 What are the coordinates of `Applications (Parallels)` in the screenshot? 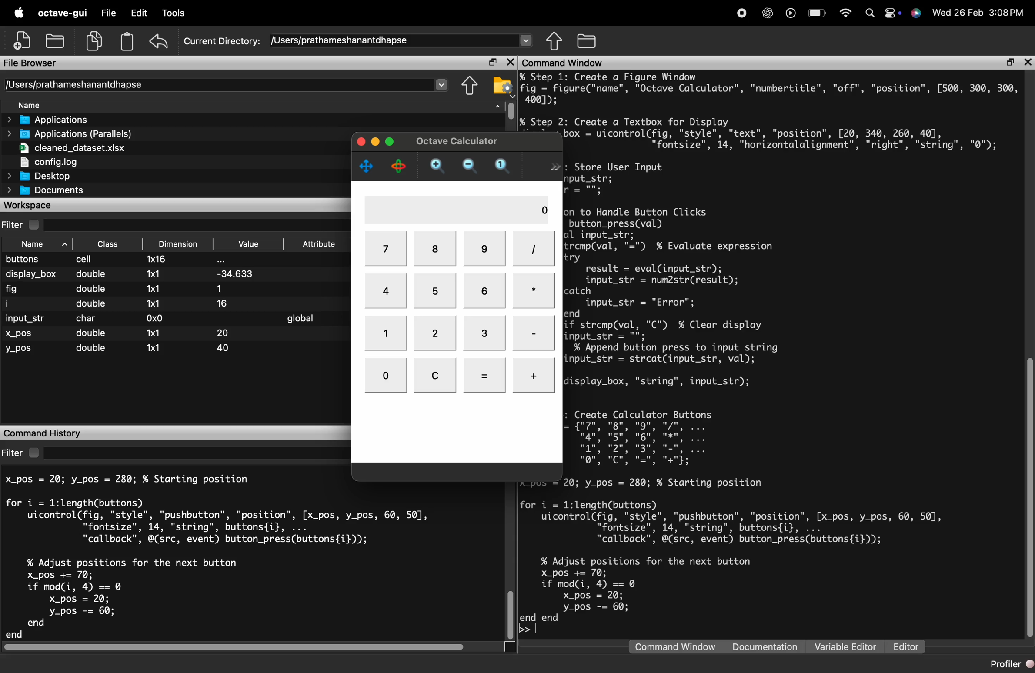 It's located at (70, 133).